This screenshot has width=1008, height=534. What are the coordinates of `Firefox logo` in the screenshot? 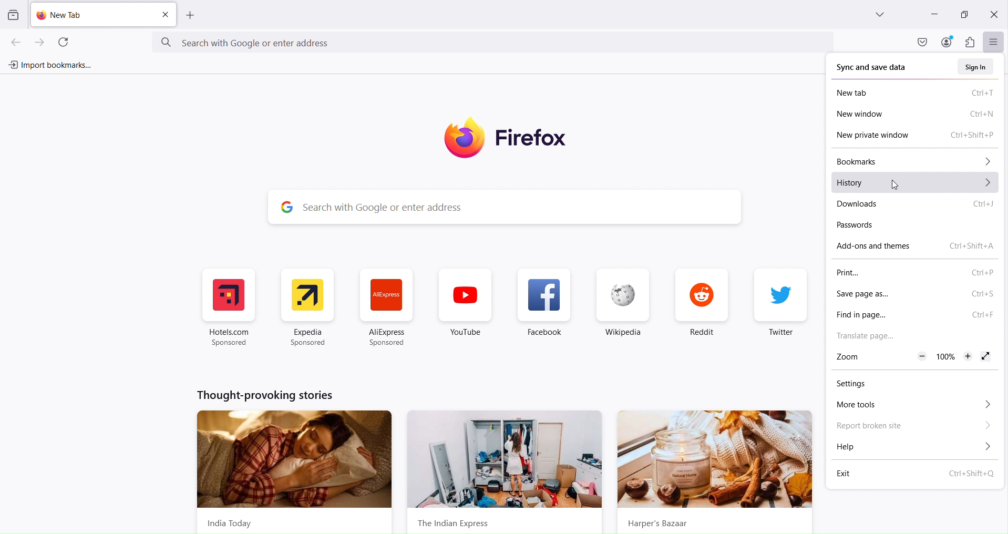 It's located at (513, 138).